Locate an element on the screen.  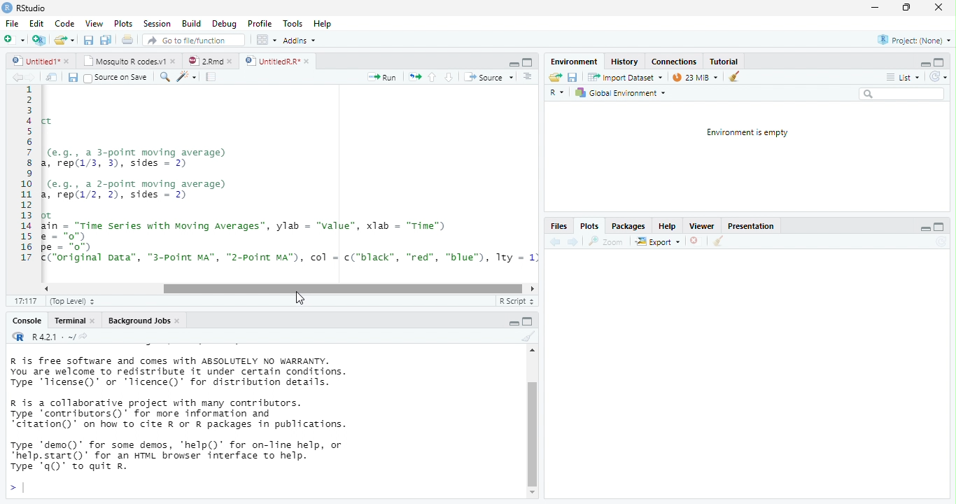
maximize is located at coordinates (528, 62).